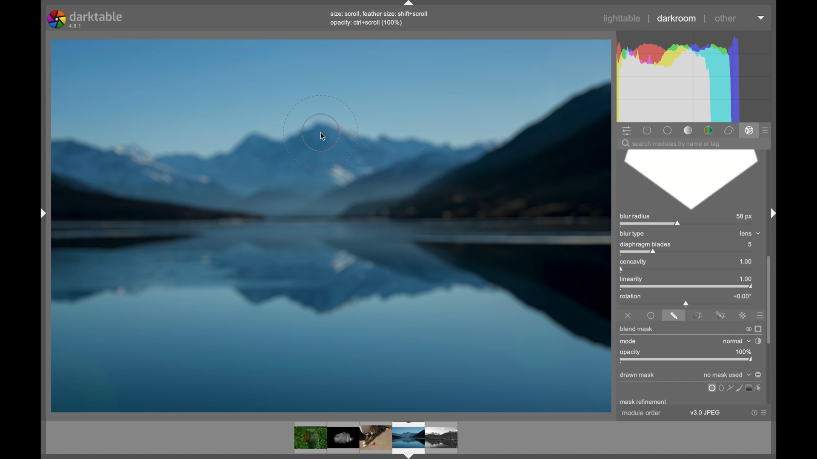  Describe the element at coordinates (749, 388) in the screenshot. I see `screen` at that location.